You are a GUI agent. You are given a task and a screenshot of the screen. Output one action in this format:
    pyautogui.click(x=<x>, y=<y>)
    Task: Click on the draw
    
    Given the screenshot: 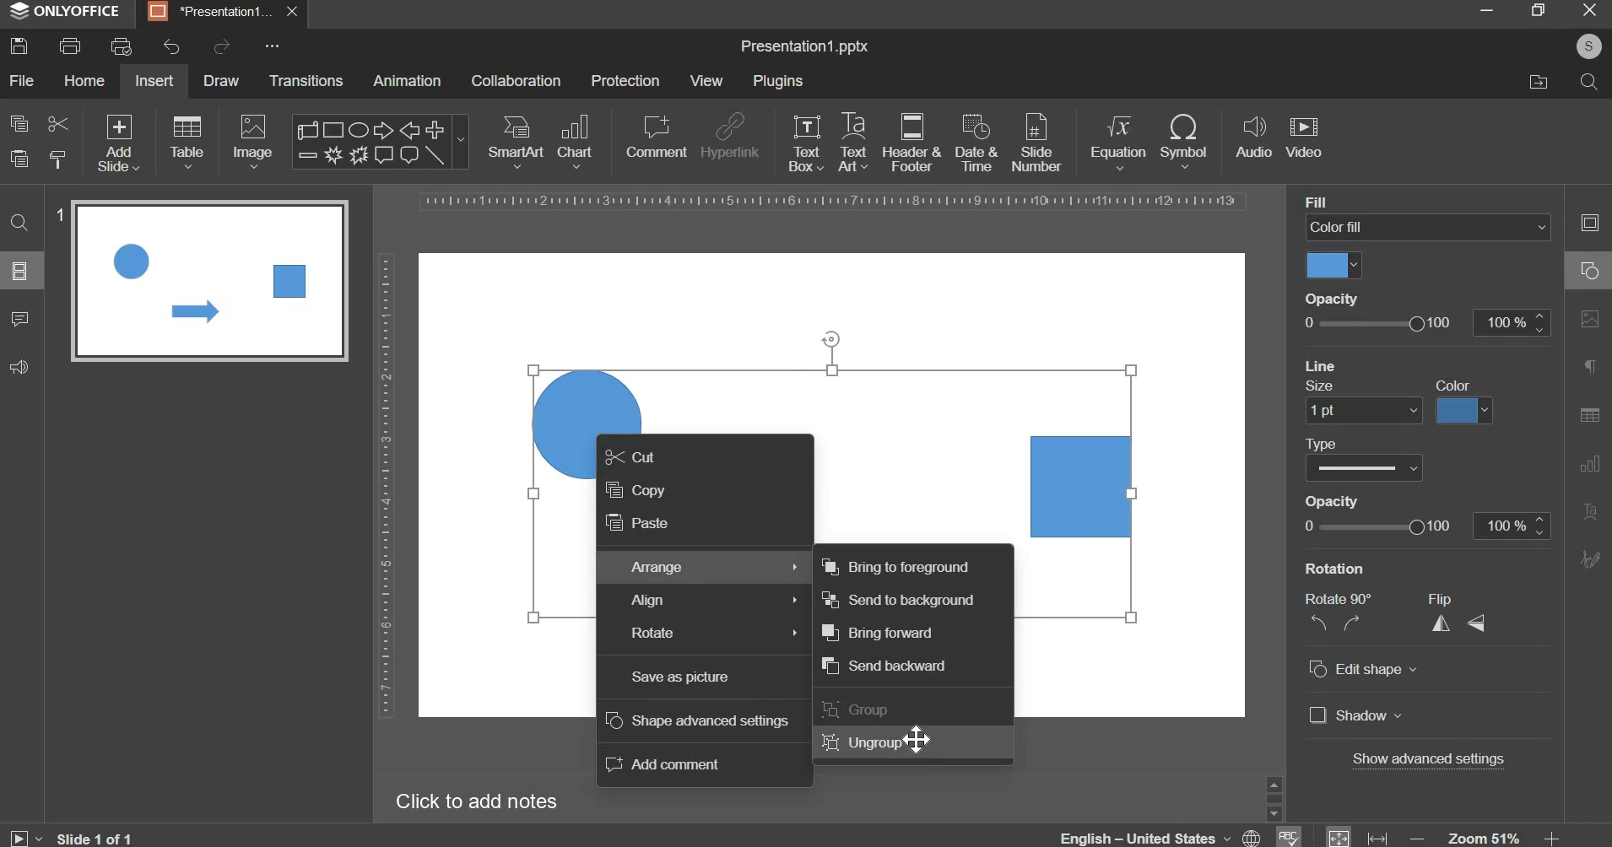 What is the action you would take?
    pyautogui.click(x=223, y=79)
    